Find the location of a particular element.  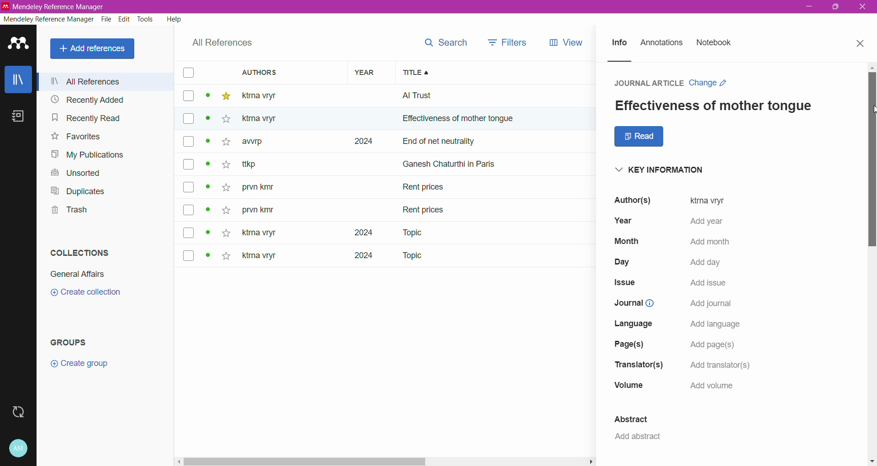

Journal is located at coordinates (632, 303).